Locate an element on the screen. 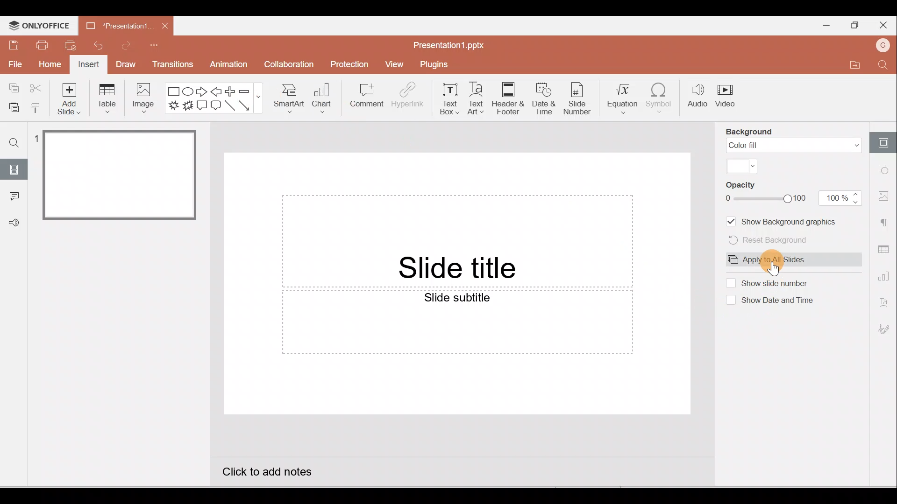  Show background images is located at coordinates (784, 221).